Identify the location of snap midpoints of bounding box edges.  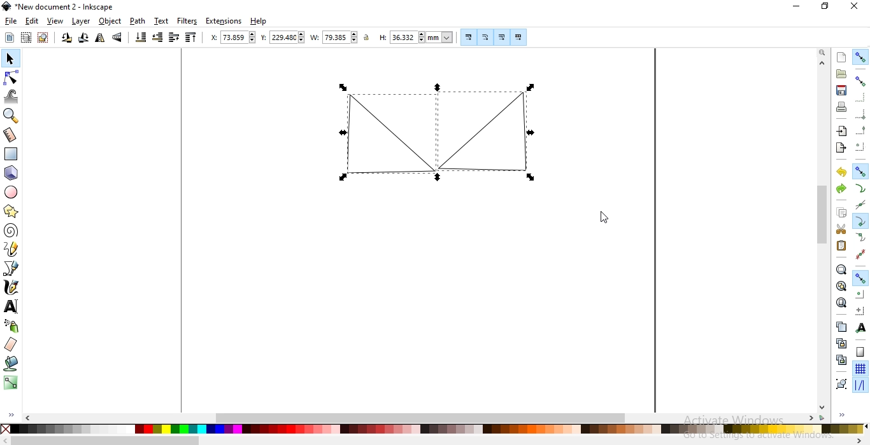
(861, 129).